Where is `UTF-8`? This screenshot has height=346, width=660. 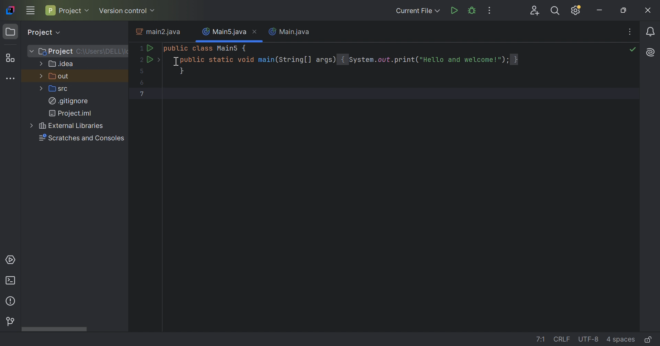
UTF-8 is located at coordinates (589, 340).